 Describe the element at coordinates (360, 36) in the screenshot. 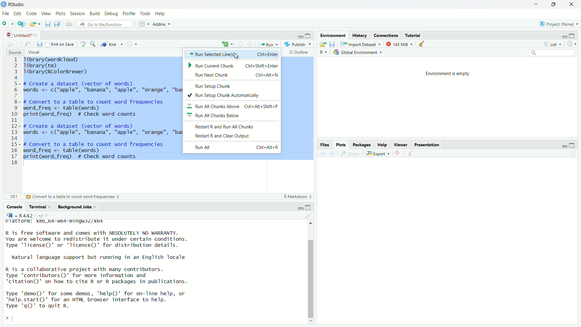

I see `History` at that location.